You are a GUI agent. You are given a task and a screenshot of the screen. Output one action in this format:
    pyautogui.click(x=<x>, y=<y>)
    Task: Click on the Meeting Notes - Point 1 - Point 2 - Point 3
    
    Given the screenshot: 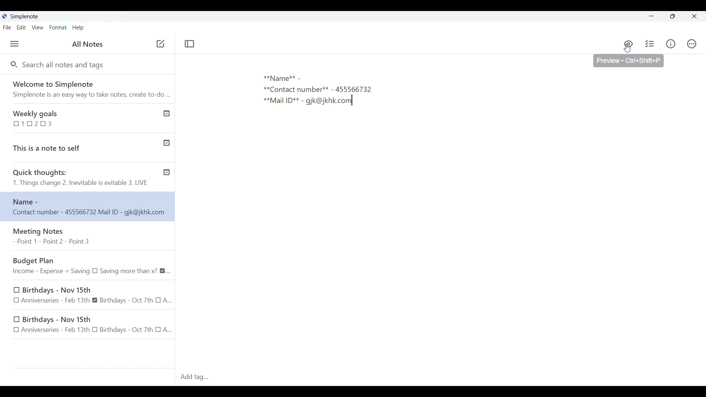 What is the action you would take?
    pyautogui.click(x=89, y=236)
    